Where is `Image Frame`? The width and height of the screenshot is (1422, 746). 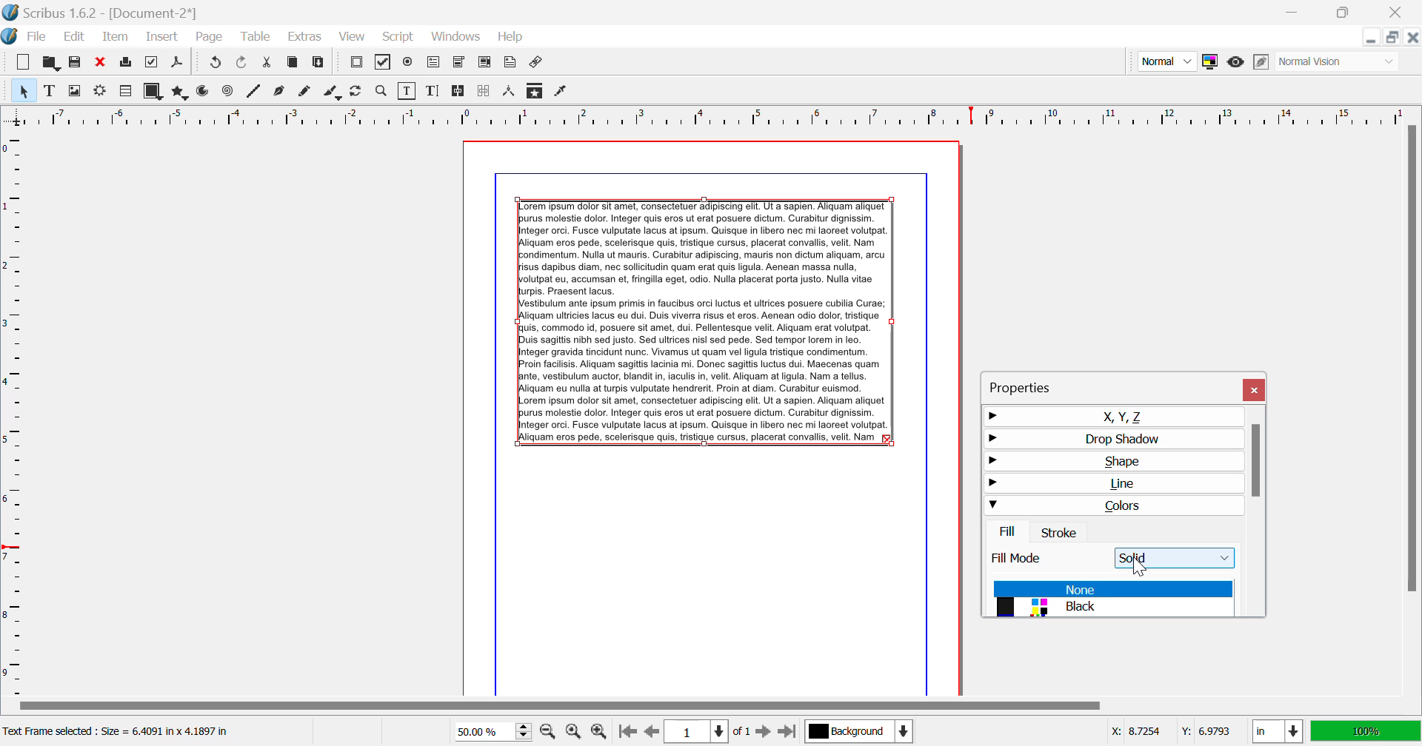 Image Frame is located at coordinates (74, 90).